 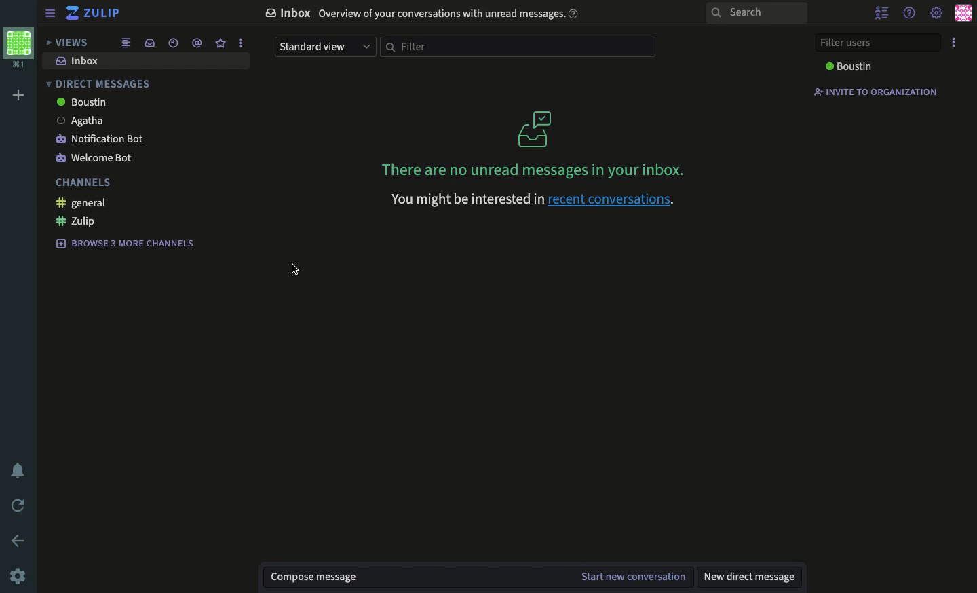 I want to click on options, so click(x=240, y=42).